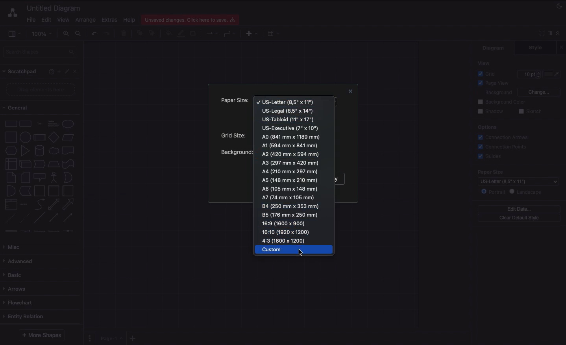 The width and height of the screenshot is (566, 345). What do you see at coordinates (69, 231) in the screenshot?
I see `connector 5` at bounding box center [69, 231].